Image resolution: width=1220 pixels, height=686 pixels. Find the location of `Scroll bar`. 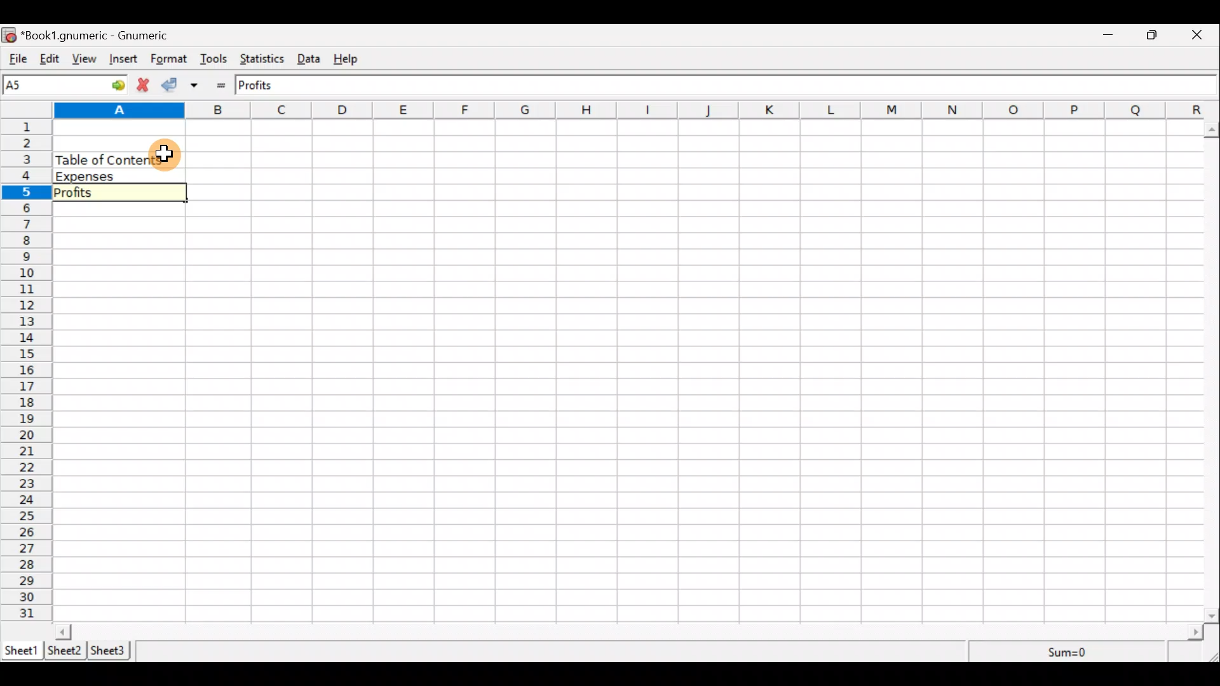

Scroll bar is located at coordinates (630, 631).